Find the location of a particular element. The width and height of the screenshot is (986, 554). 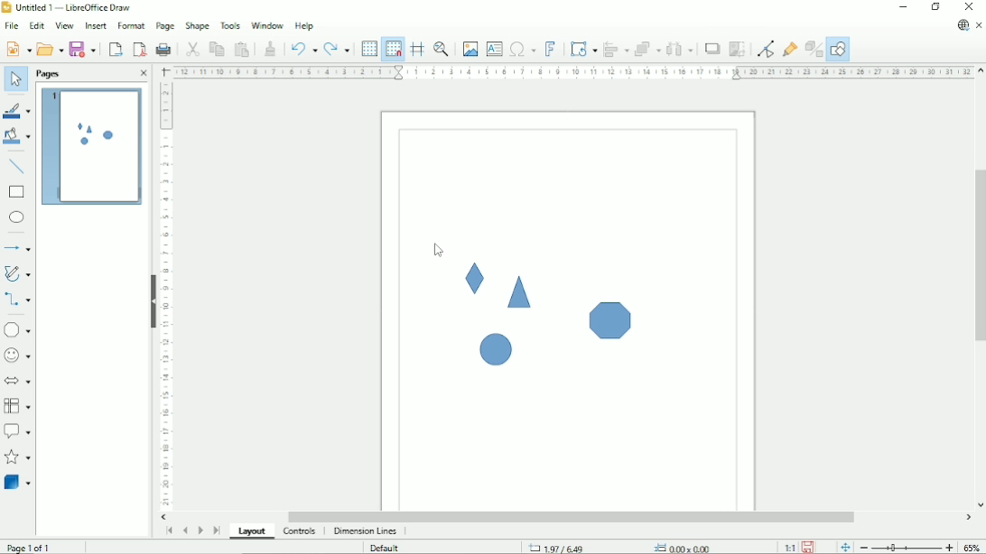

Connectors is located at coordinates (18, 300).